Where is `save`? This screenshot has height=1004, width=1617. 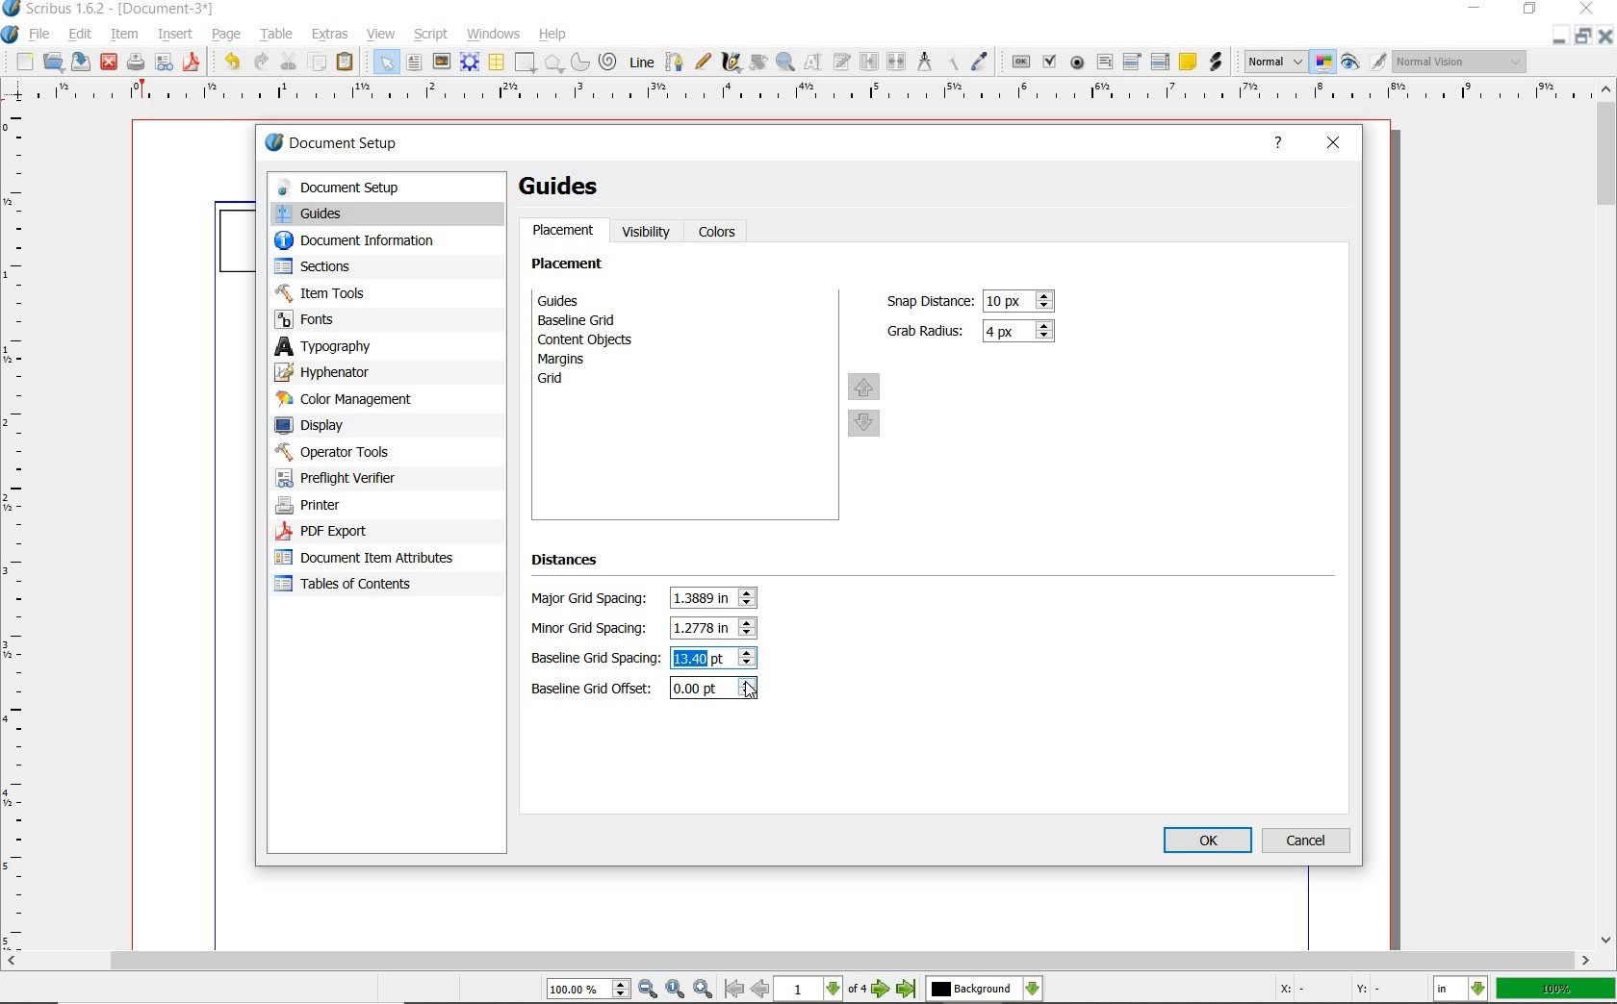
save is located at coordinates (79, 61).